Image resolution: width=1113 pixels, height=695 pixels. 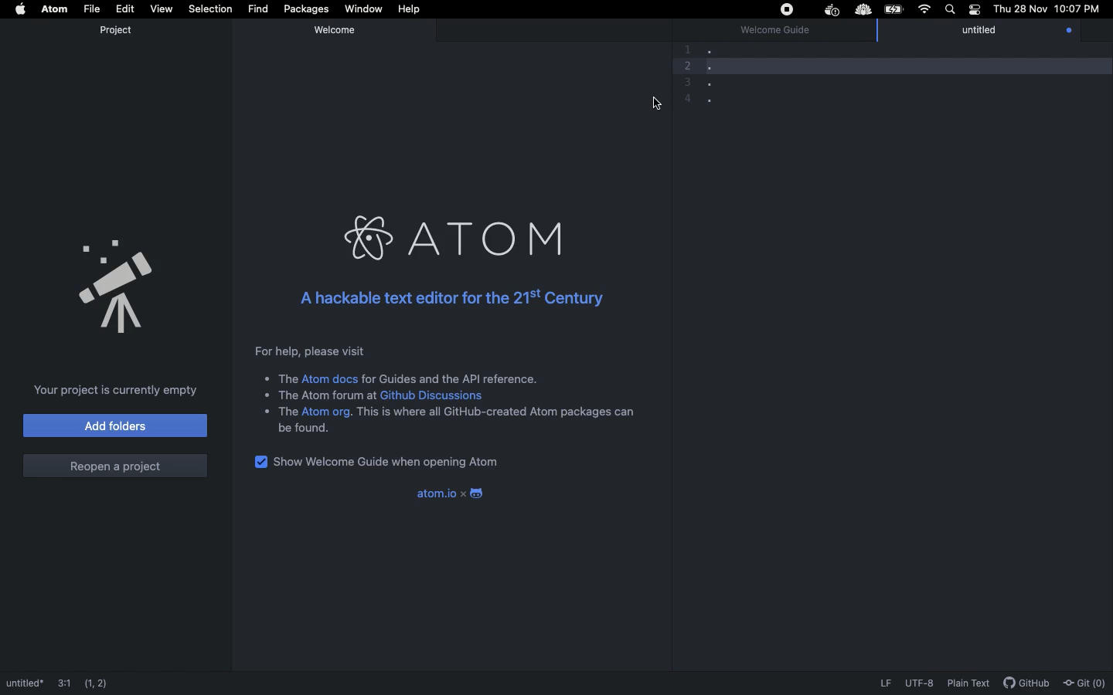 What do you see at coordinates (761, 74) in the screenshot?
I see `code` at bounding box center [761, 74].